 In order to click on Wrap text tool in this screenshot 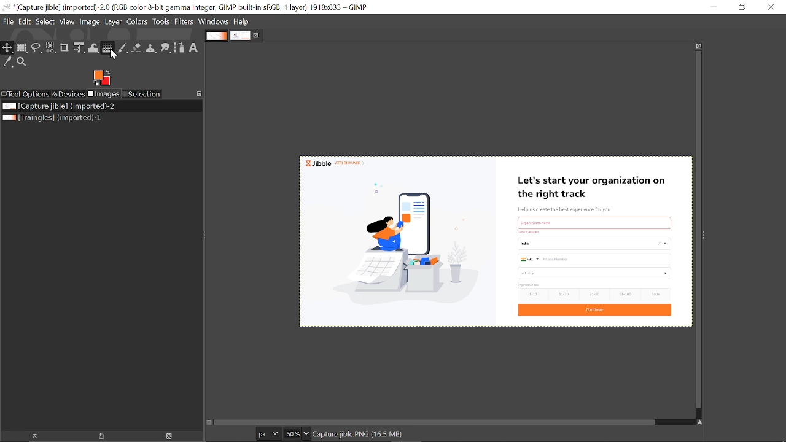, I will do `click(93, 47)`.